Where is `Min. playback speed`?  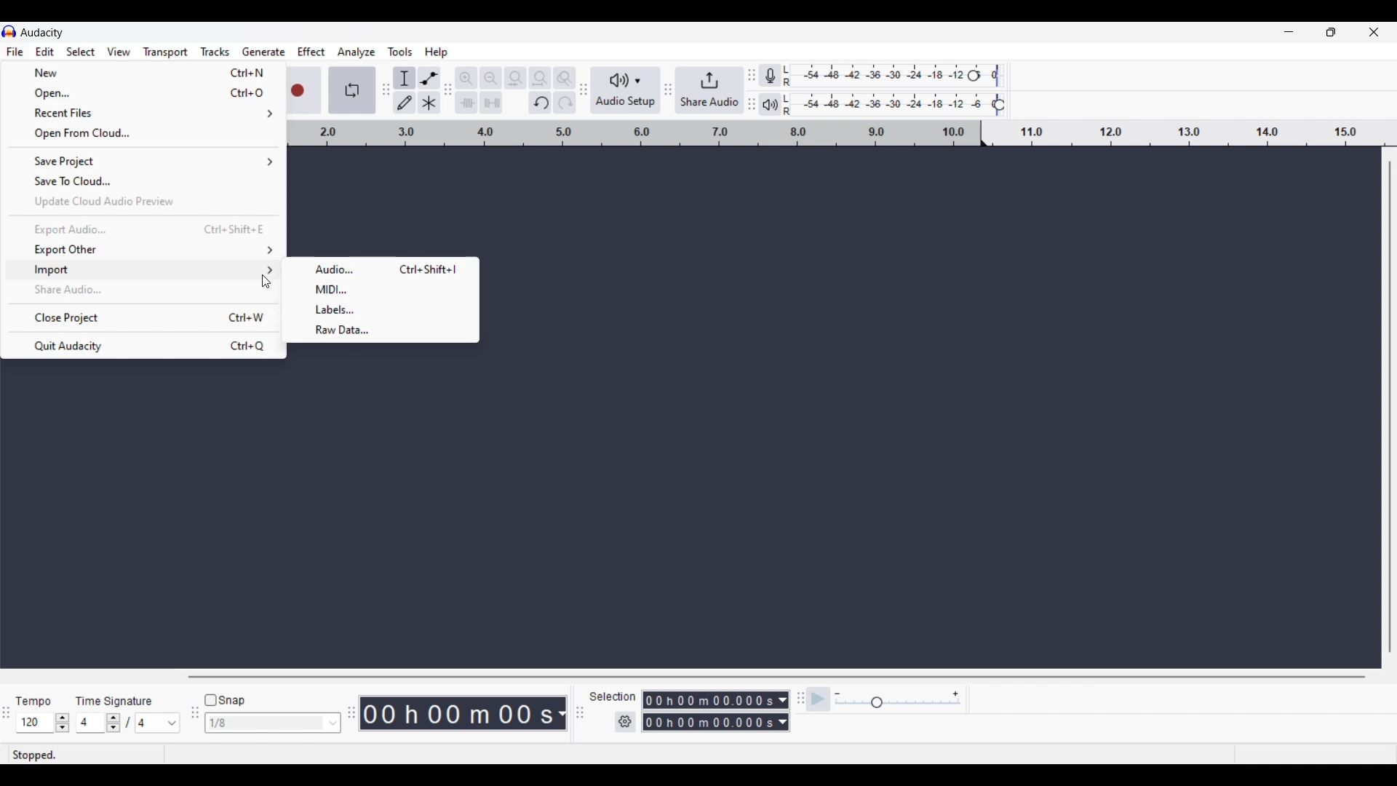
Min. playback speed is located at coordinates (837, 694).